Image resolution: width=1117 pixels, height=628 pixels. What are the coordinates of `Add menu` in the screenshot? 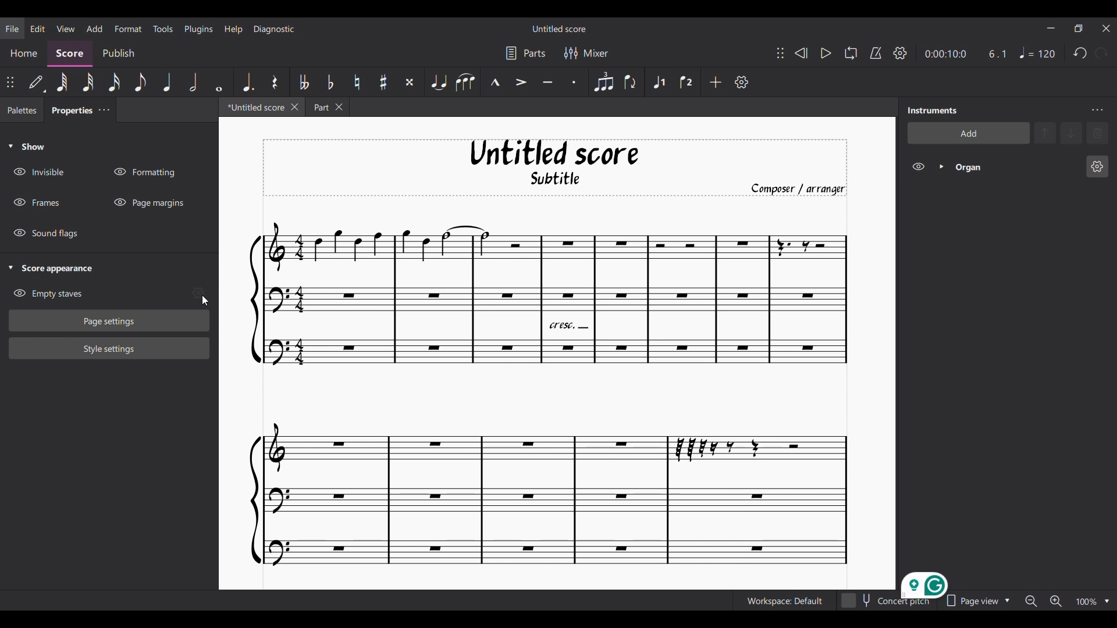 It's located at (94, 28).